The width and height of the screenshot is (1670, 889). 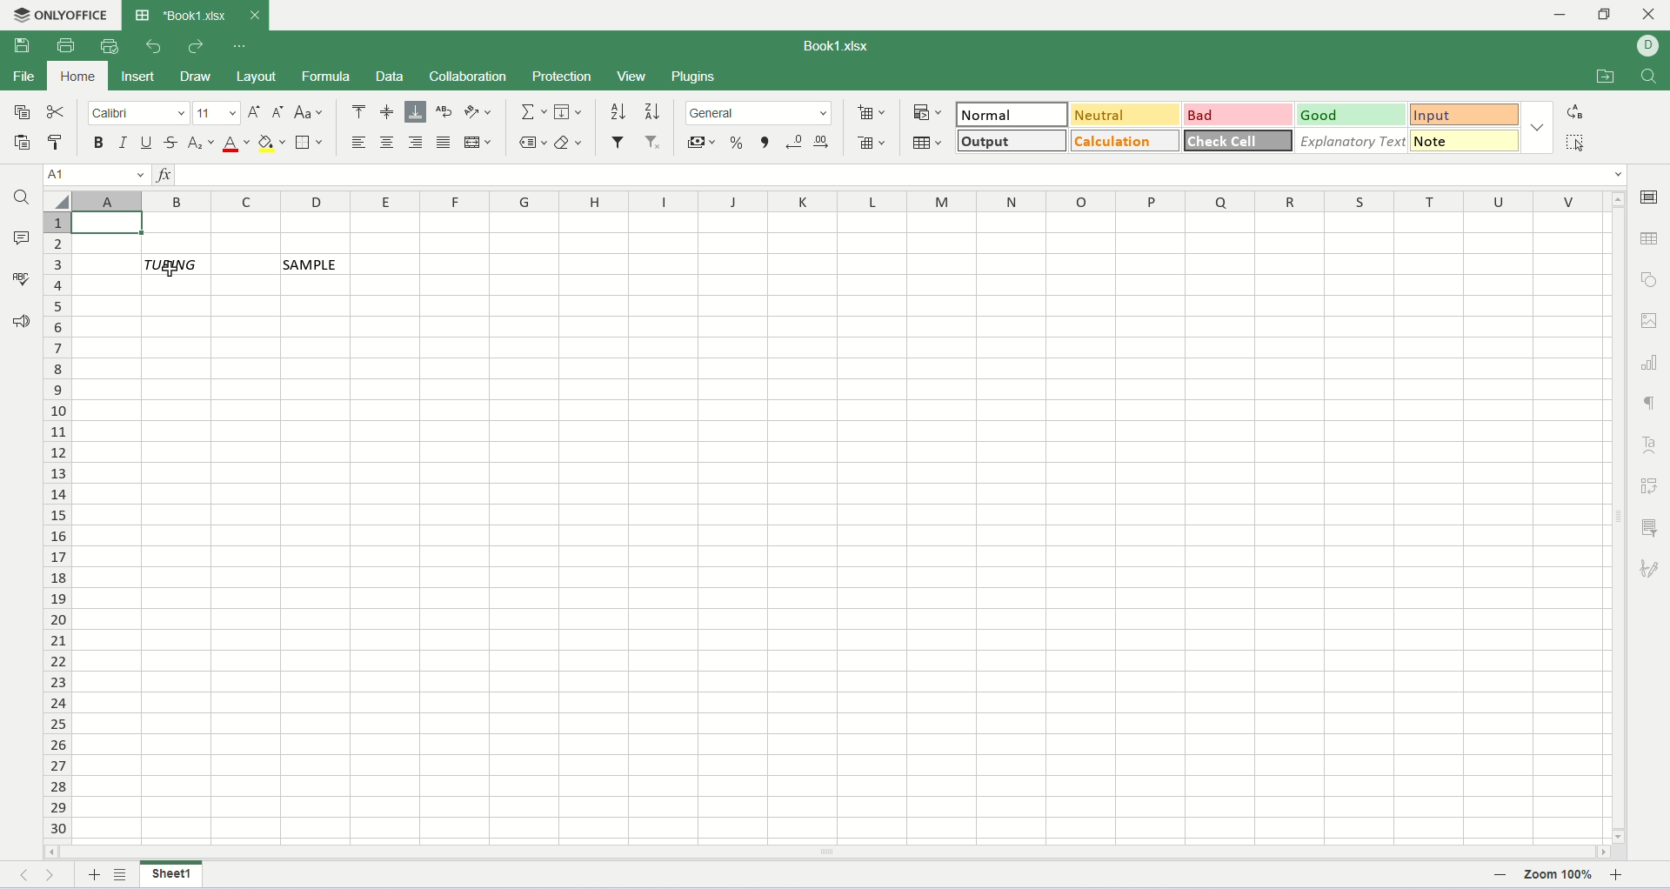 What do you see at coordinates (139, 112) in the screenshot?
I see `font name` at bounding box center [139, 112].